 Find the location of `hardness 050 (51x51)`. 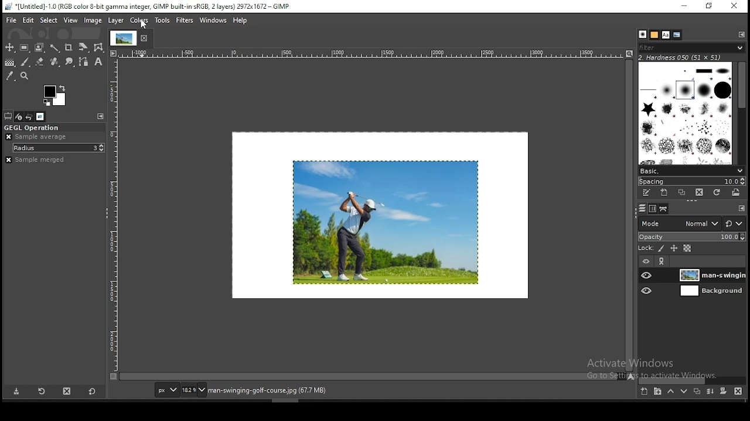

hardness 050 (51x51) is located at coordinates (693, 58).